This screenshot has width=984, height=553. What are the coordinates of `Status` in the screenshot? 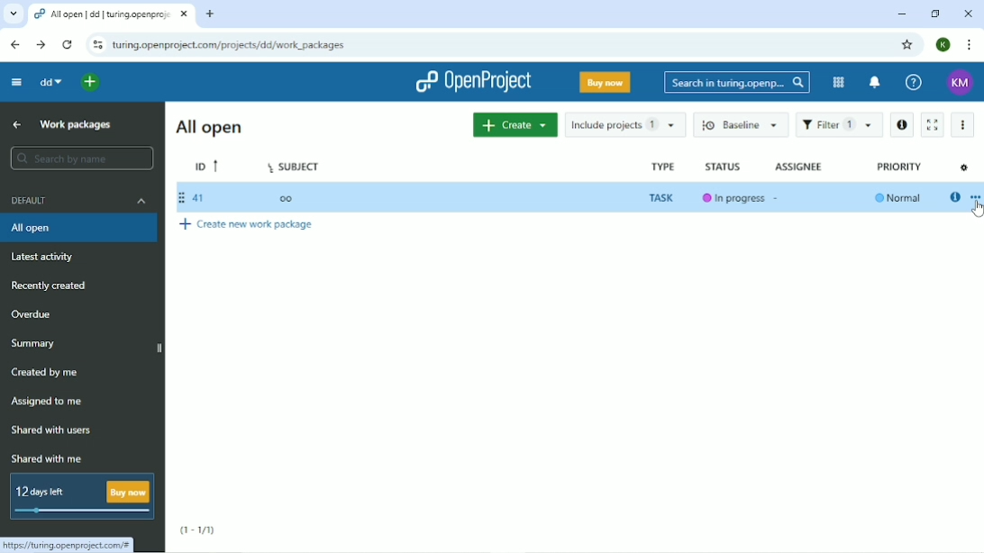 It's located at (724, 167).